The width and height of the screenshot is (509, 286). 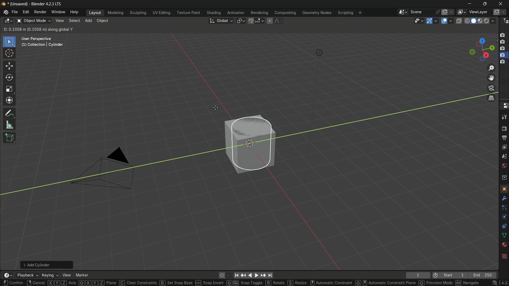 What do you see at coordinates (504, 157) in the screenshot?
I see `scene` at bounding box center [504, 157].